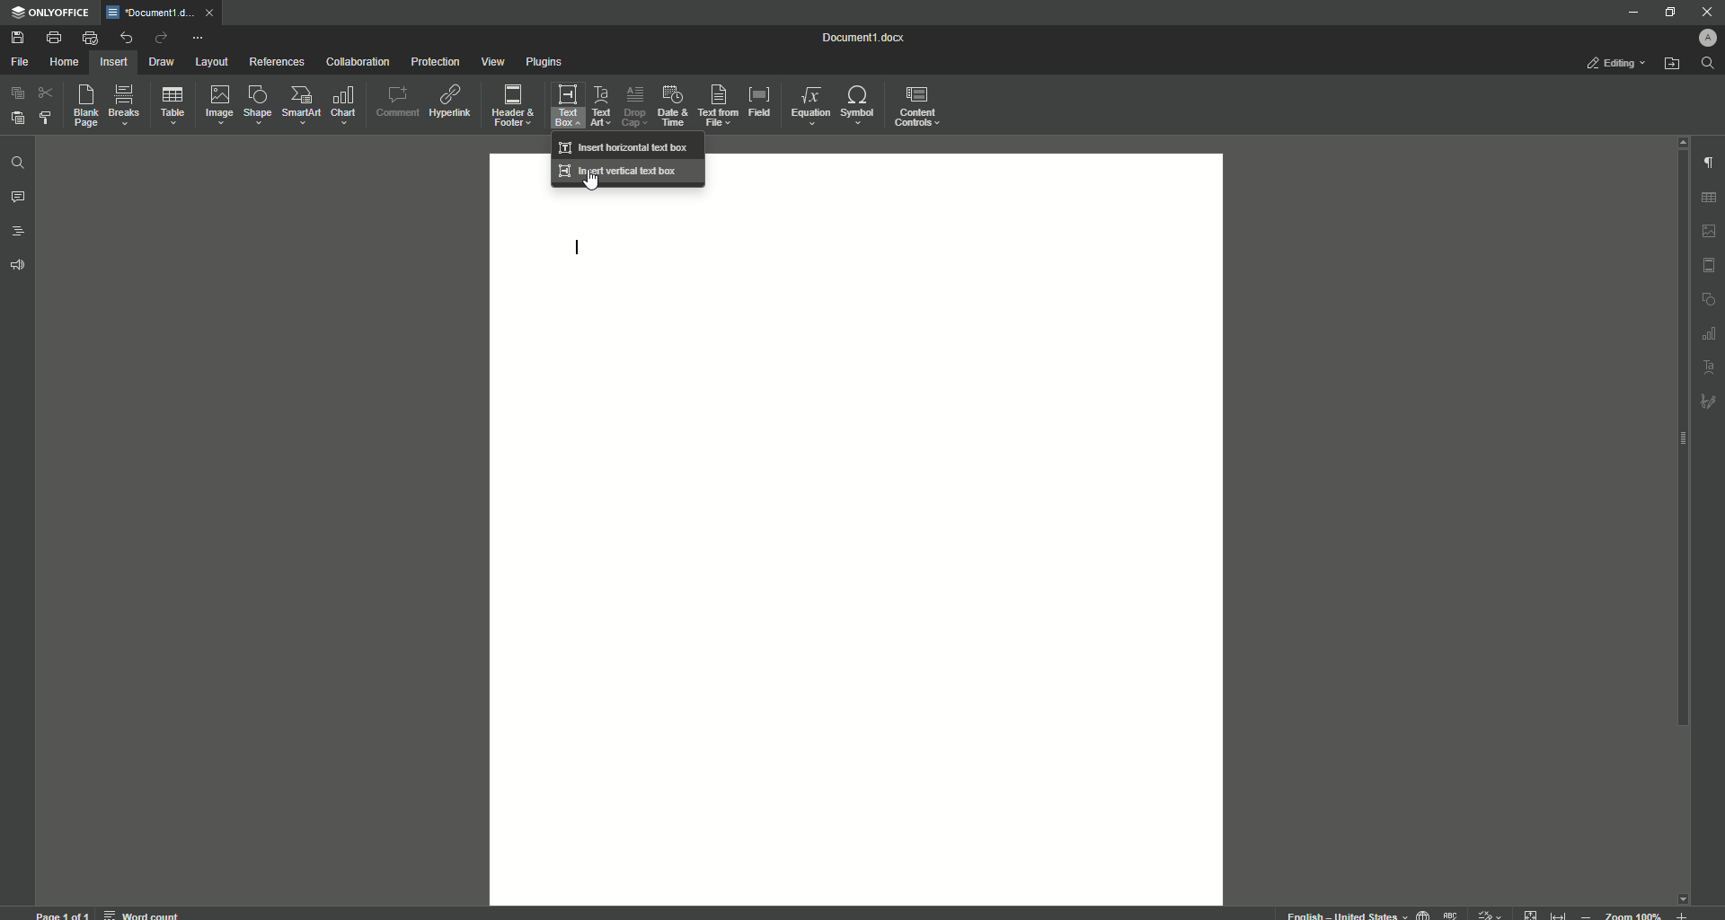 The height and width of the screenshot is (920, 1725). I want to click on zoom out or zoom in, so click(1639, 914).